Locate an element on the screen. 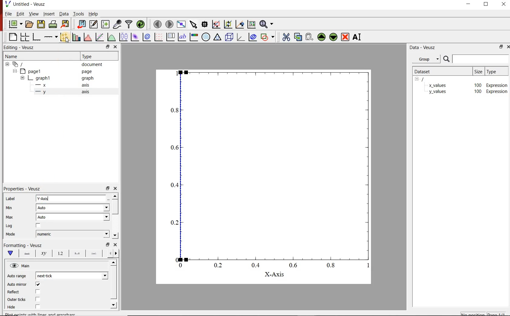  3d graph is located at coordinates (241, 38).